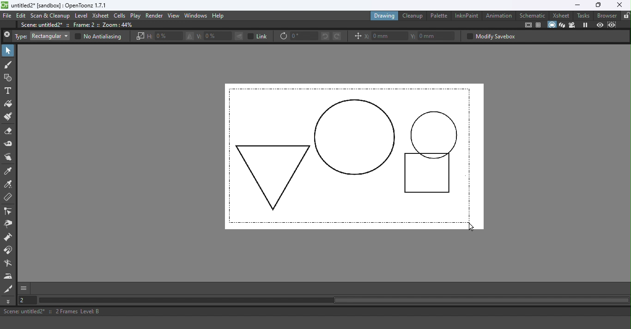  Describe the element at coordinates (164, 36) in the screenshot. I see `H: 0%` at that location.